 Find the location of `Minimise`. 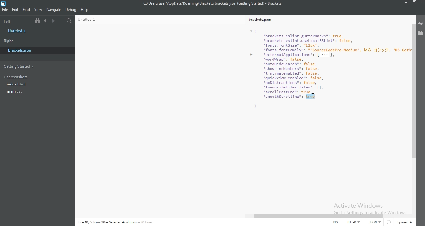

Minimise is located at coordinates (405, 3).